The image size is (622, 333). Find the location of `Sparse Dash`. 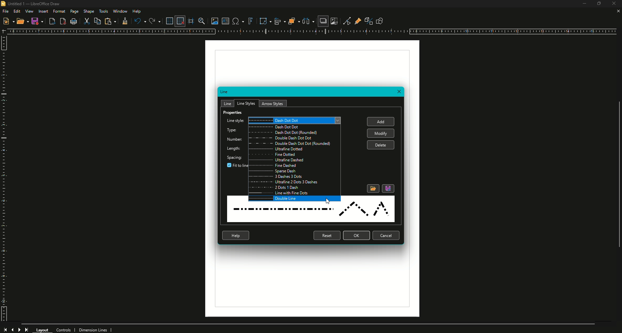

Sparse Dash is located at coordinates (294, 172).